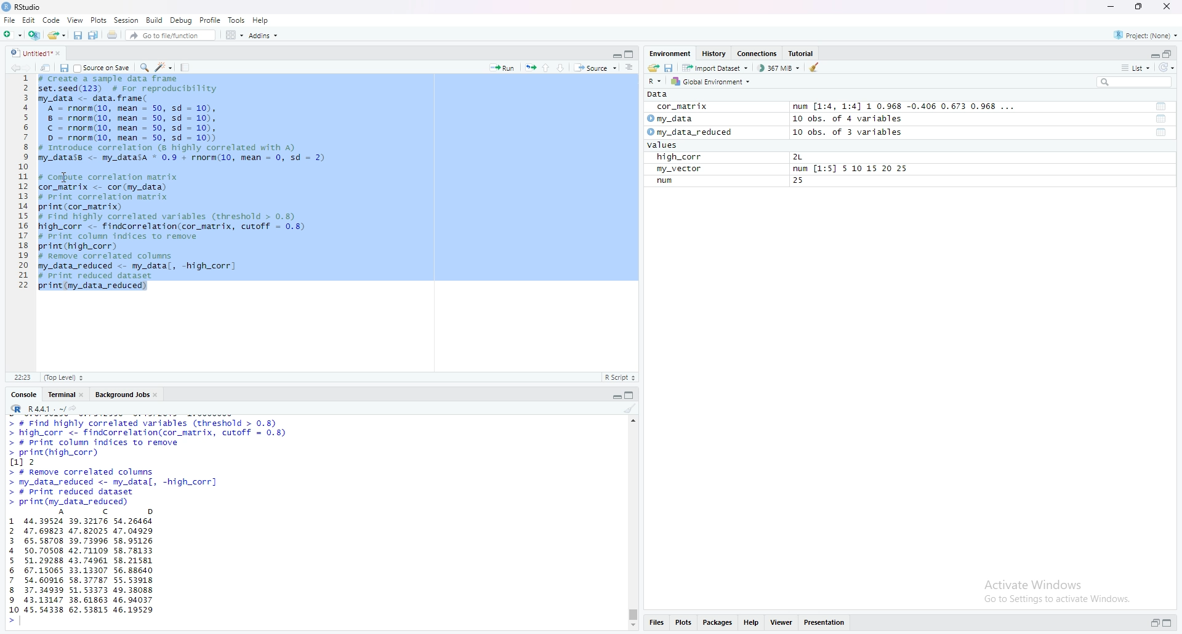  Describe the element at coordinates (826, 622) in the screenshot. I see `Presentations` at that location.